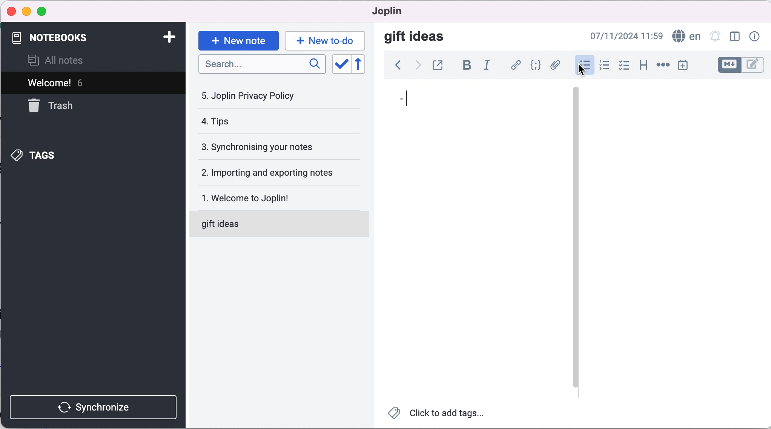 Image resolution: width=771 pixels, height=429 pixels. Describe the element at coordinates (92, 406) in the screenshot. I see `synchronize` at that location.